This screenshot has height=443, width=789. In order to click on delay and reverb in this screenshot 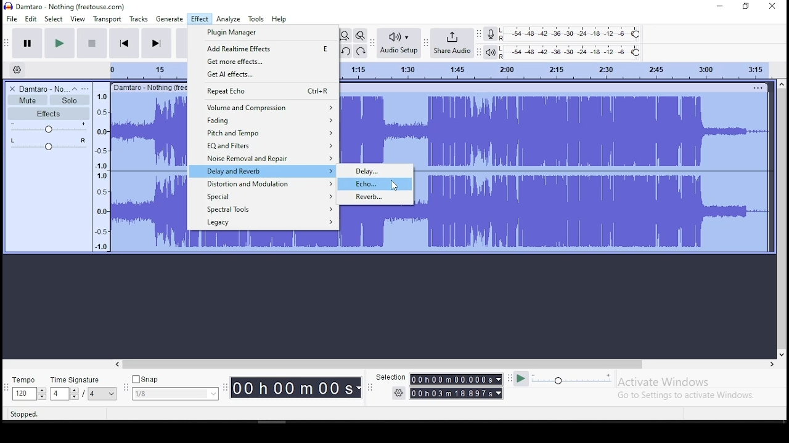, I will do `click(262, 170)`.